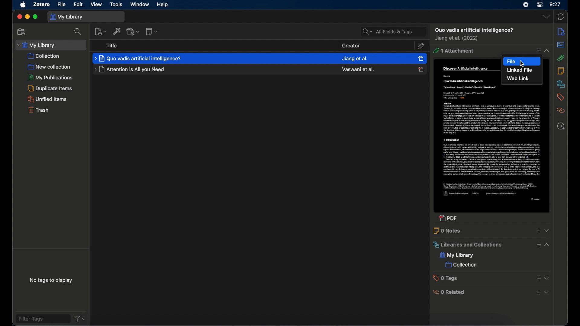 This screenshot has width=580, height=326. Describe the element at coordinates (421, 46) in the screenshot. I see `attachments` at that location.